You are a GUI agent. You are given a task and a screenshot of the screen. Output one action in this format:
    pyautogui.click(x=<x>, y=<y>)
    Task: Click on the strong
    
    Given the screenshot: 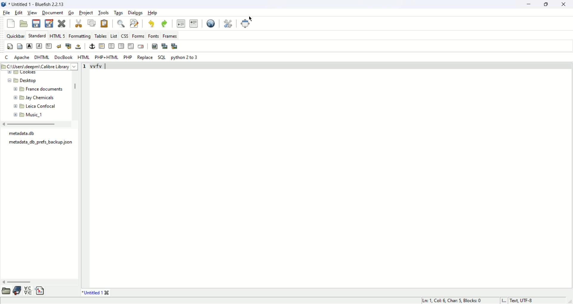 What is the action you would take?
    pyautogui.click(x=29, y=46)
    